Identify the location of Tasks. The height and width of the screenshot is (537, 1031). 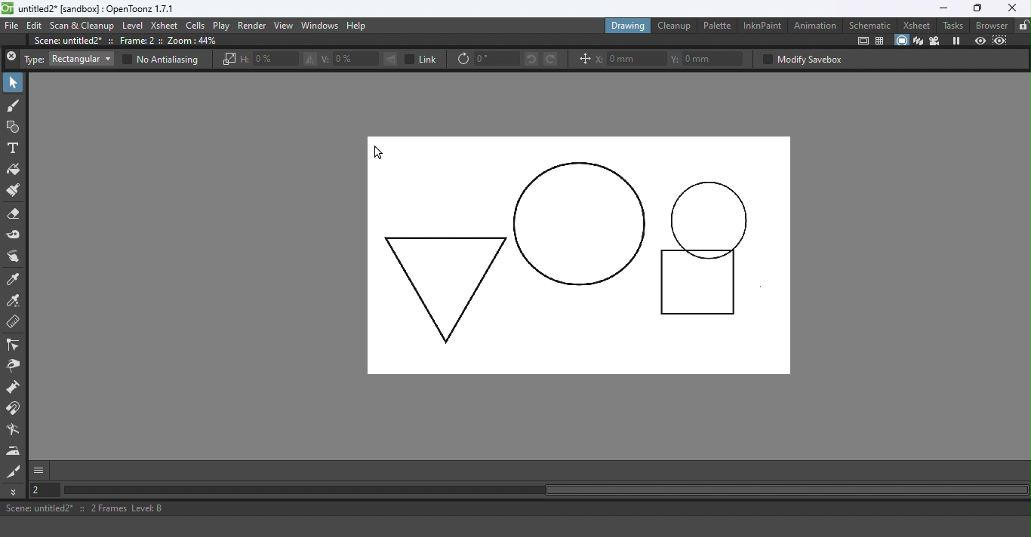
(953, 25).